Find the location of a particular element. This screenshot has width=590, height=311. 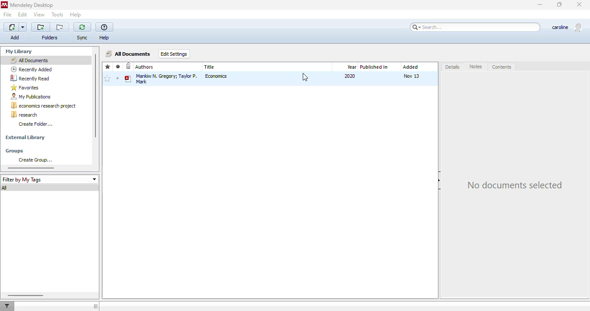

title is located at coordinates (210, 67).